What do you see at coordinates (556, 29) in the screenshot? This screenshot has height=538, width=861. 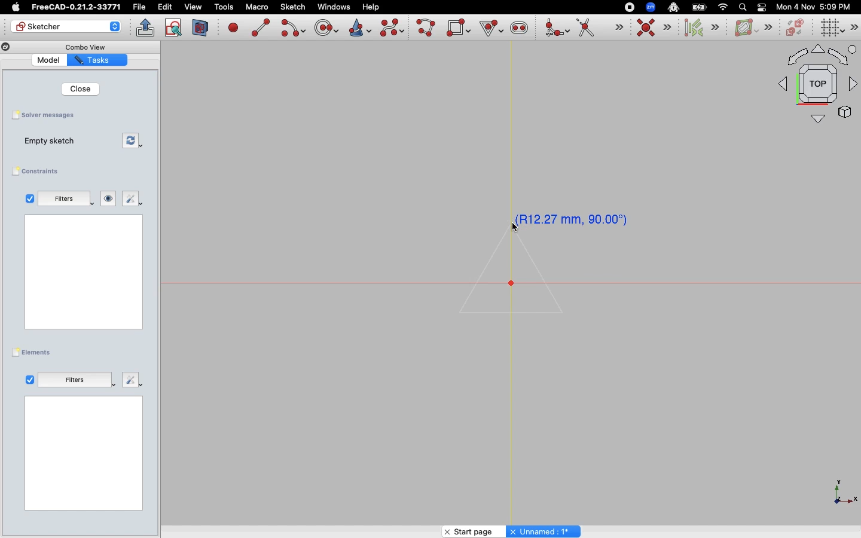 I see `Create fillet` at bounding box center [556, 29].